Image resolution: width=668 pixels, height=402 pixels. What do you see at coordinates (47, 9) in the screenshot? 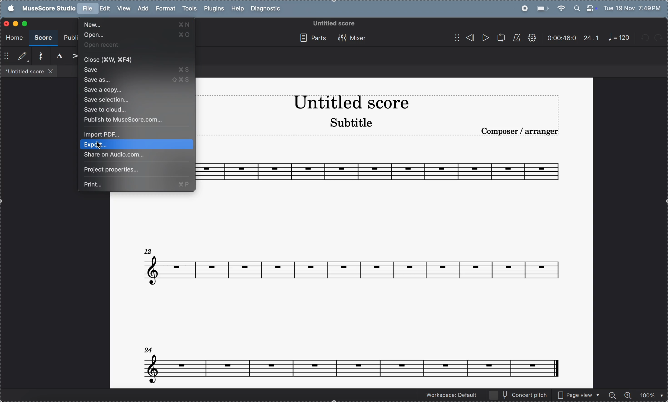
I see `musescore studio` at bounding box center [47, 9].